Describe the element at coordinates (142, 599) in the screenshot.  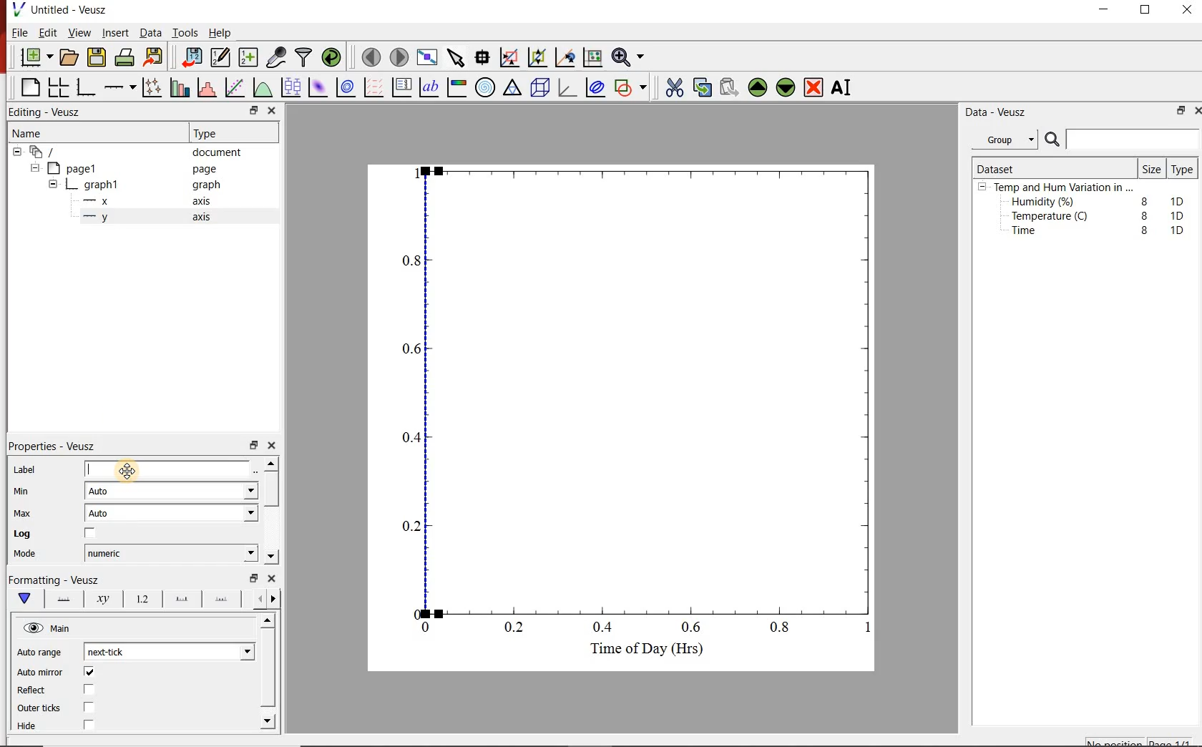
I see `tick labels` at that location.